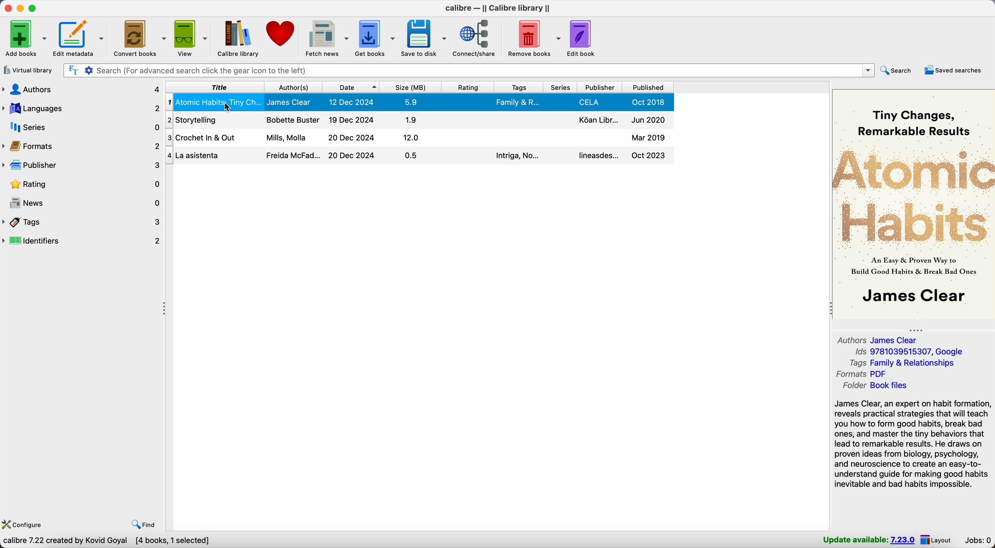 This screenshot has height=548, width=995. Describe the element at coordinates (82, 39) in the screenshot. I see `edit metadata` at that location.